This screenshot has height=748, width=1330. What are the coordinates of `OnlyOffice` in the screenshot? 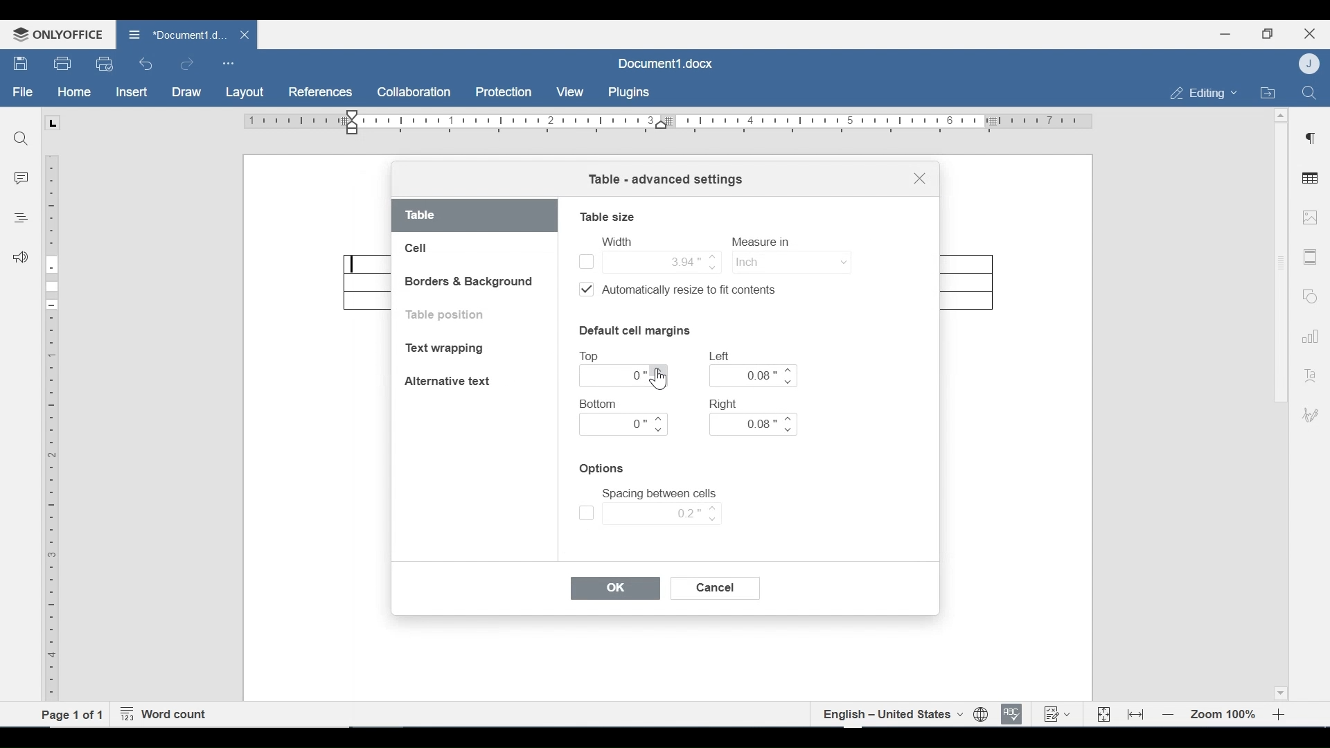 It's located at (55, 34).